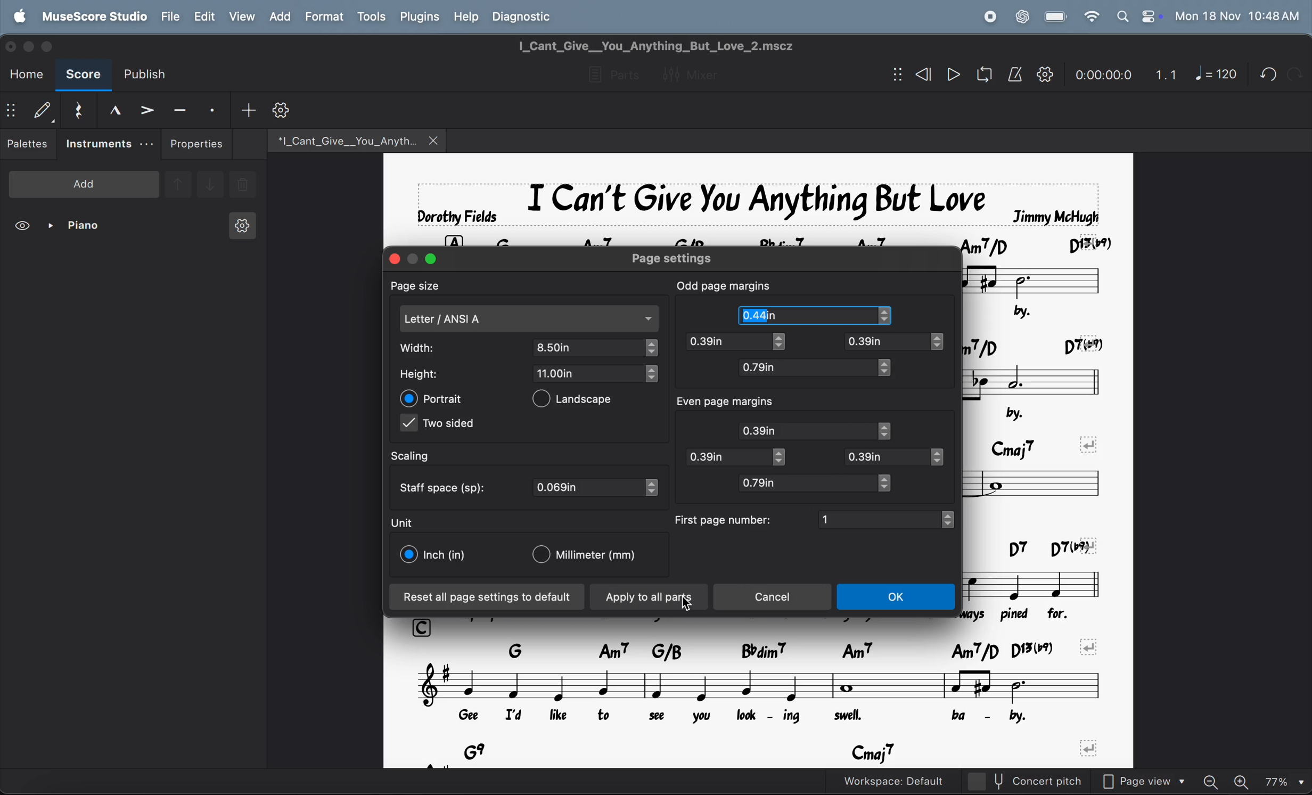  Describe the element at coordinates (808, 430) in the screenshot. I see `0.39in` at that location.